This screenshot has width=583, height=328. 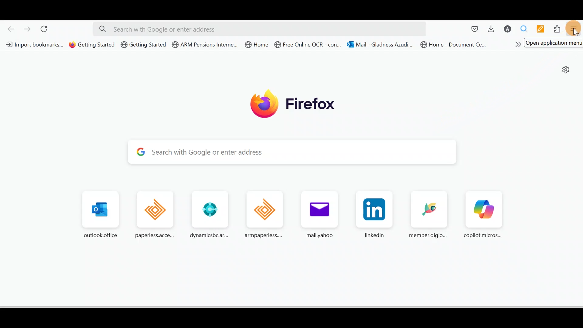 What do you see at coordinates (455, 46) in the screenshot?
I see `Bookmark 8` at bounding box center [455, 46].